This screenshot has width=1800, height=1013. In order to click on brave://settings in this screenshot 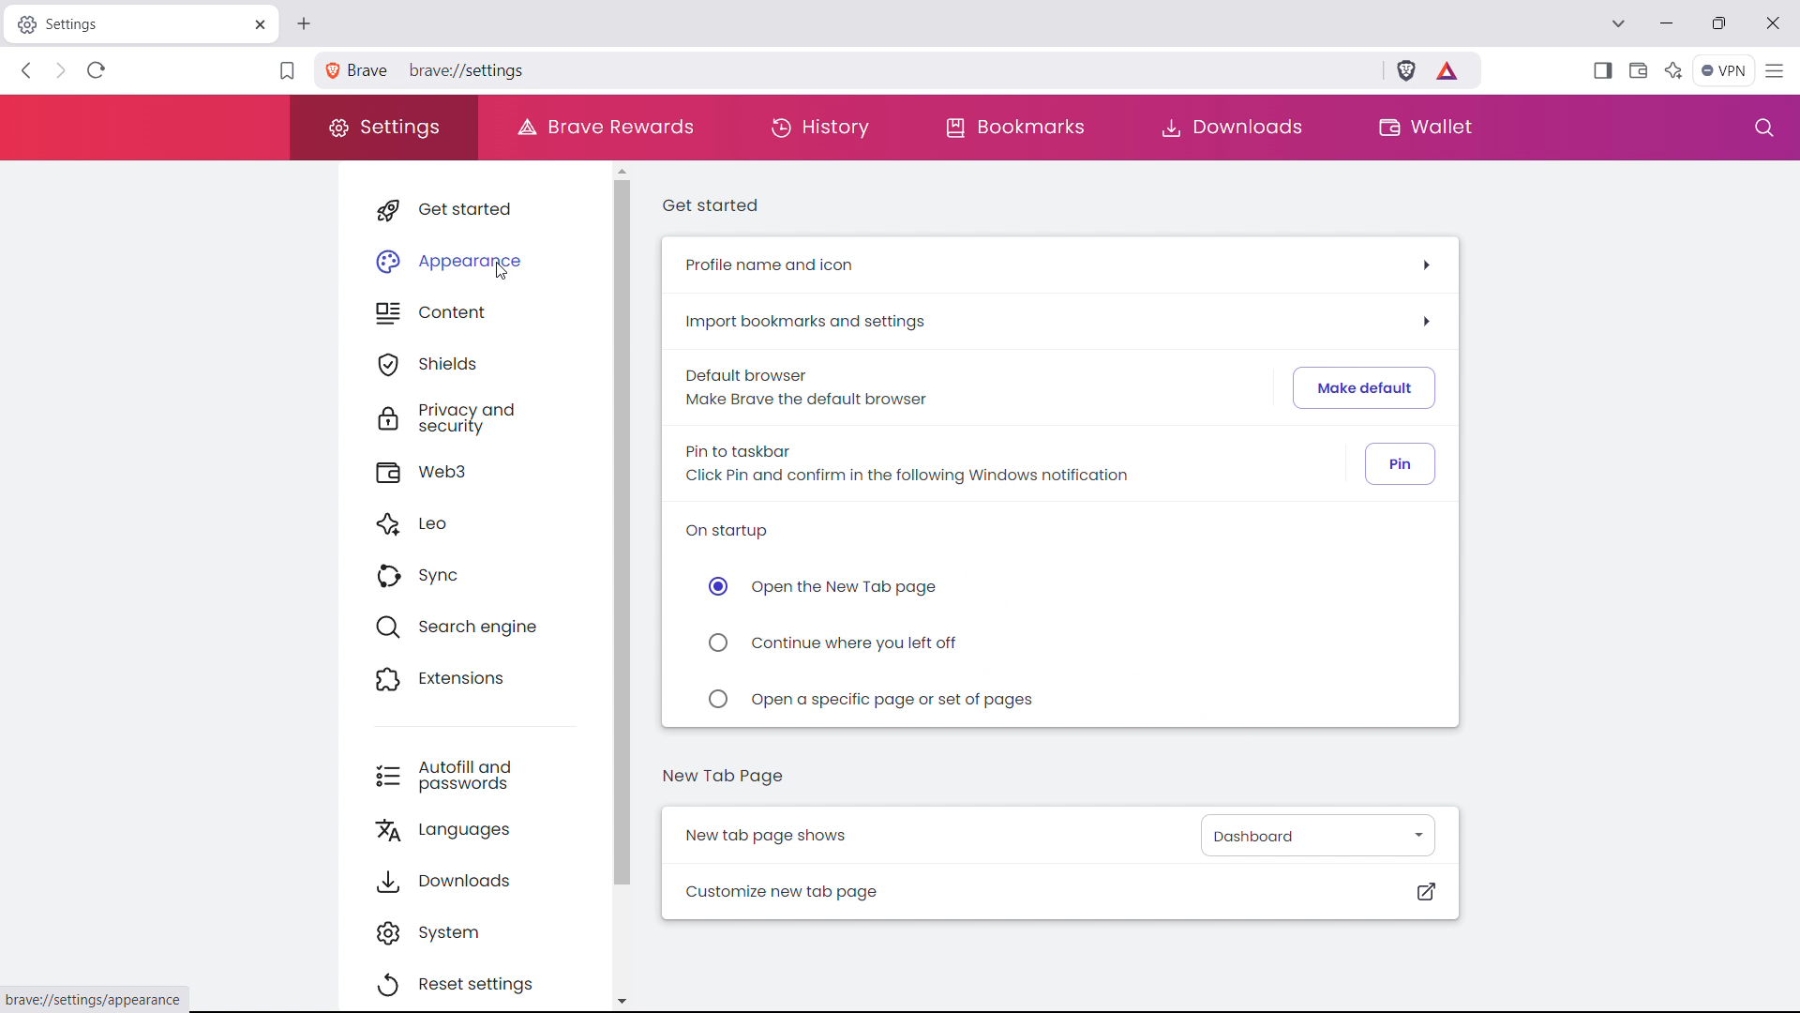, I will do `click(884, 70)`.